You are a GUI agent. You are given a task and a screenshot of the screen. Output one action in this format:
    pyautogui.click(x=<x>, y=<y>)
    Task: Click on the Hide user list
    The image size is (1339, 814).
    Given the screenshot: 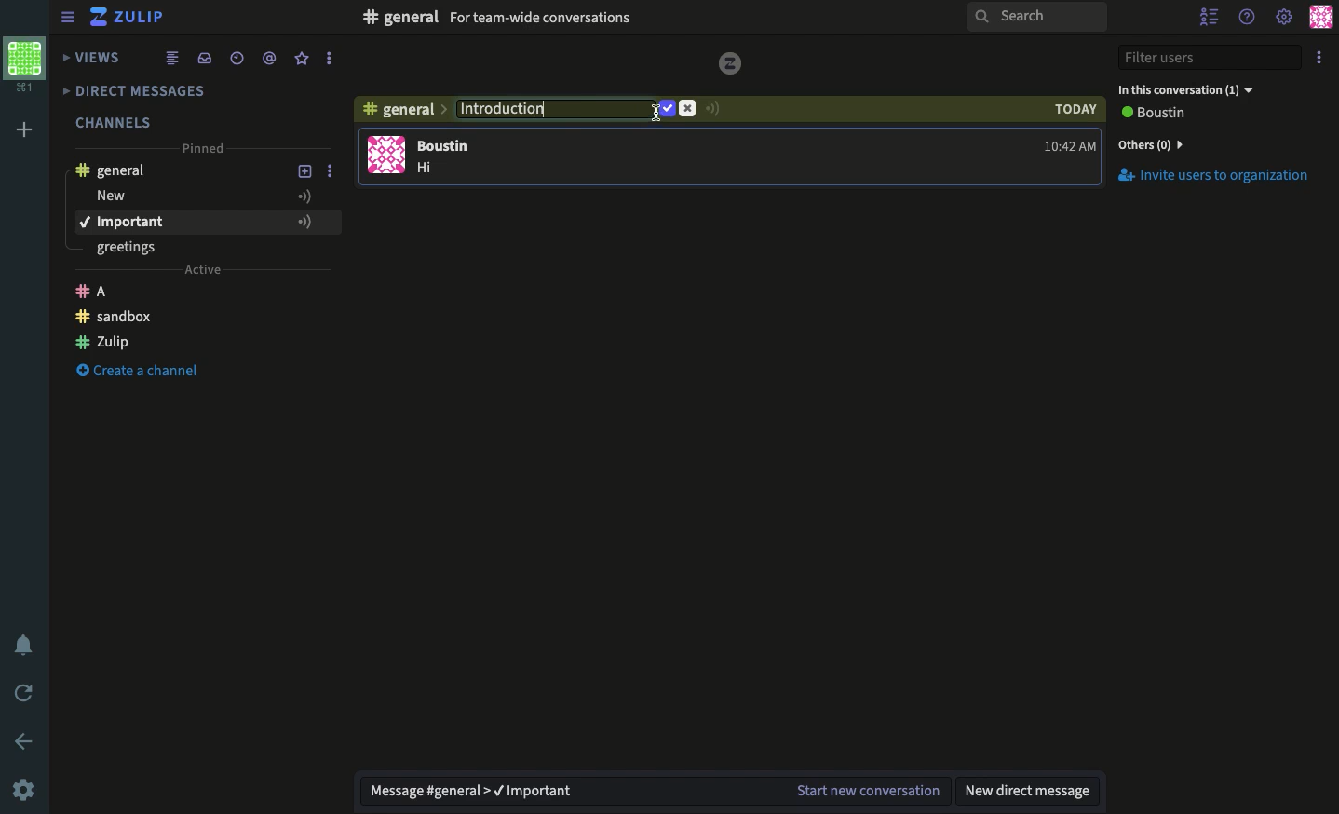 What is the action you would take?
    pyautogui.click(x=1209, y=17)
    